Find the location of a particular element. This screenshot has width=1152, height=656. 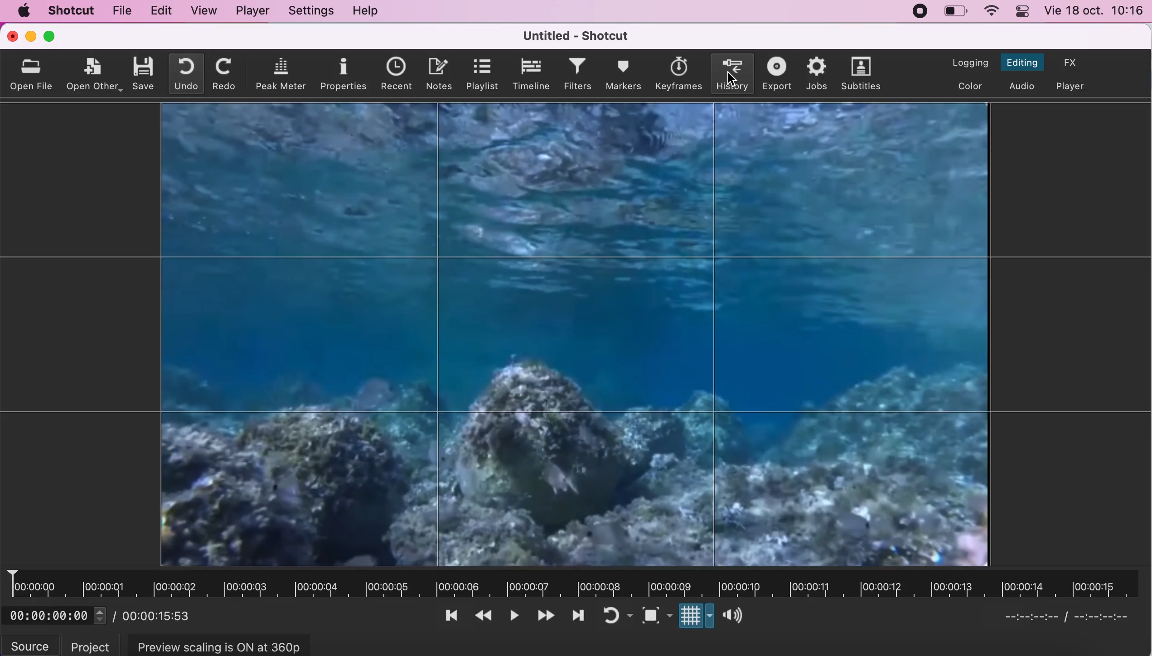

Untitled - Shotcut is located at coordinates (580, 35).